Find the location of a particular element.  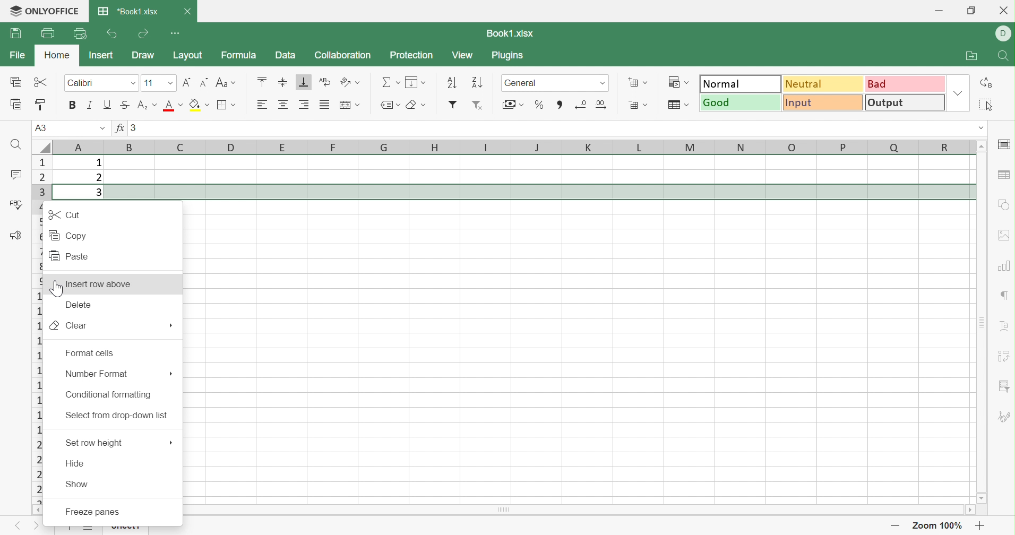

Restore Down is located at coordinates (971, 10).